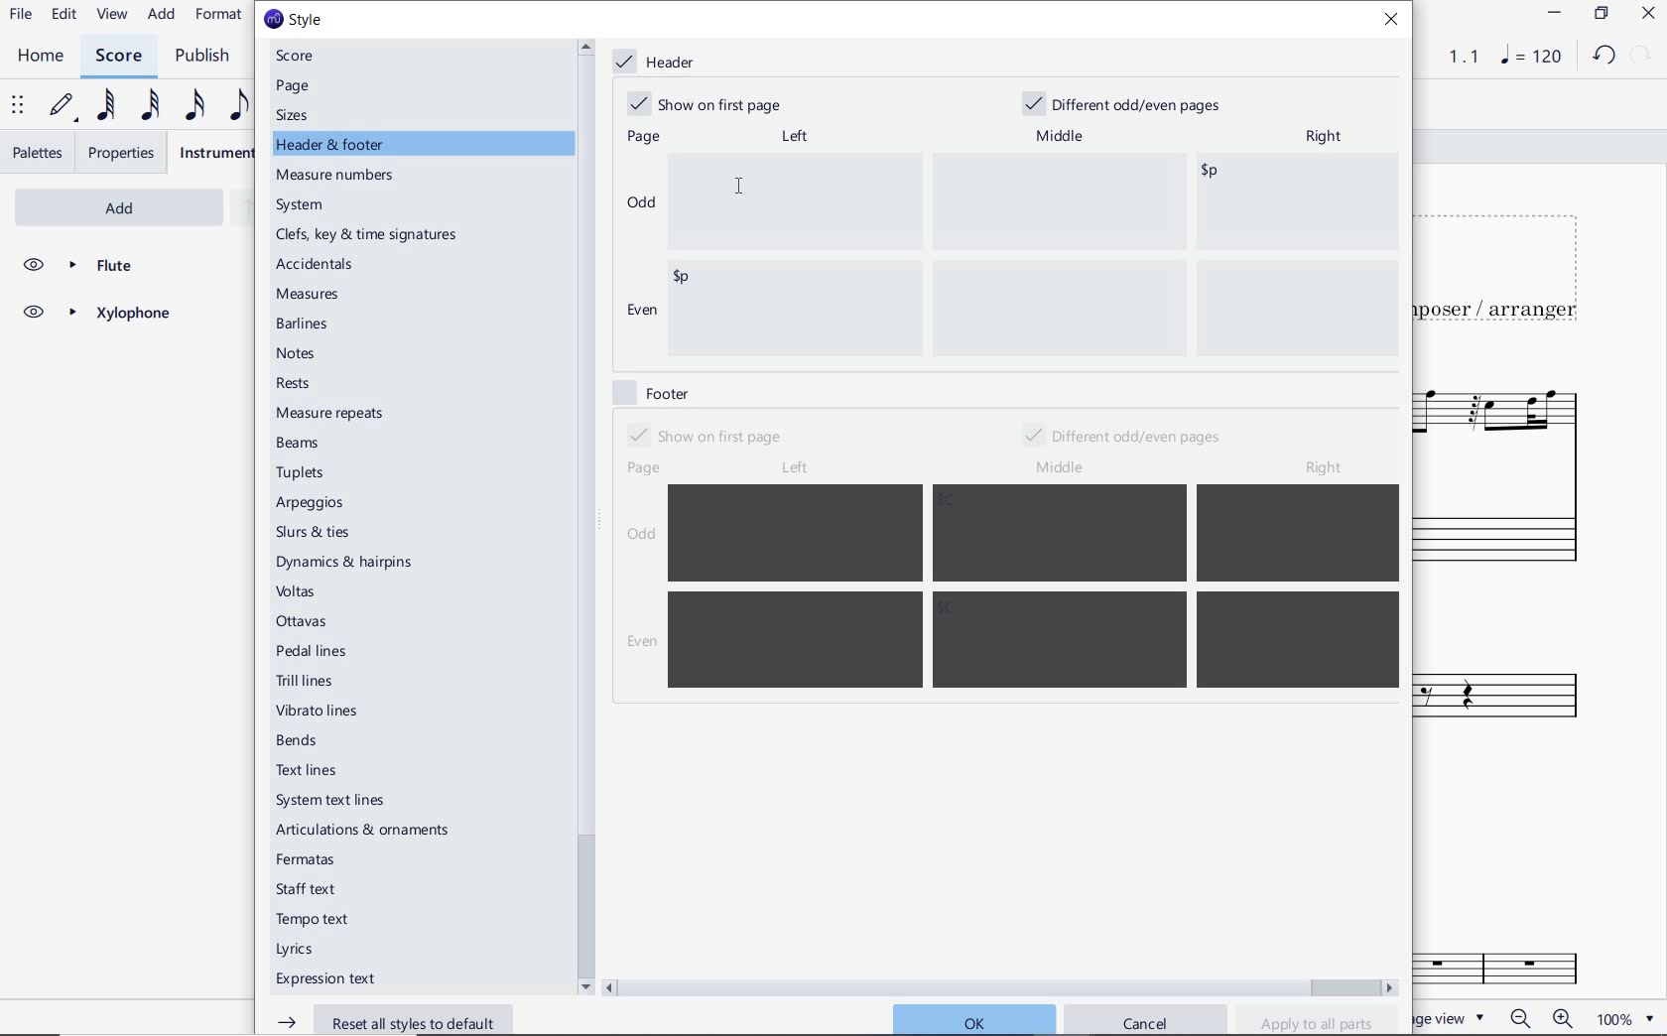  Describe the element at coordinates (1518, 702) in the screenshot. I see `Xylophone` at that location.